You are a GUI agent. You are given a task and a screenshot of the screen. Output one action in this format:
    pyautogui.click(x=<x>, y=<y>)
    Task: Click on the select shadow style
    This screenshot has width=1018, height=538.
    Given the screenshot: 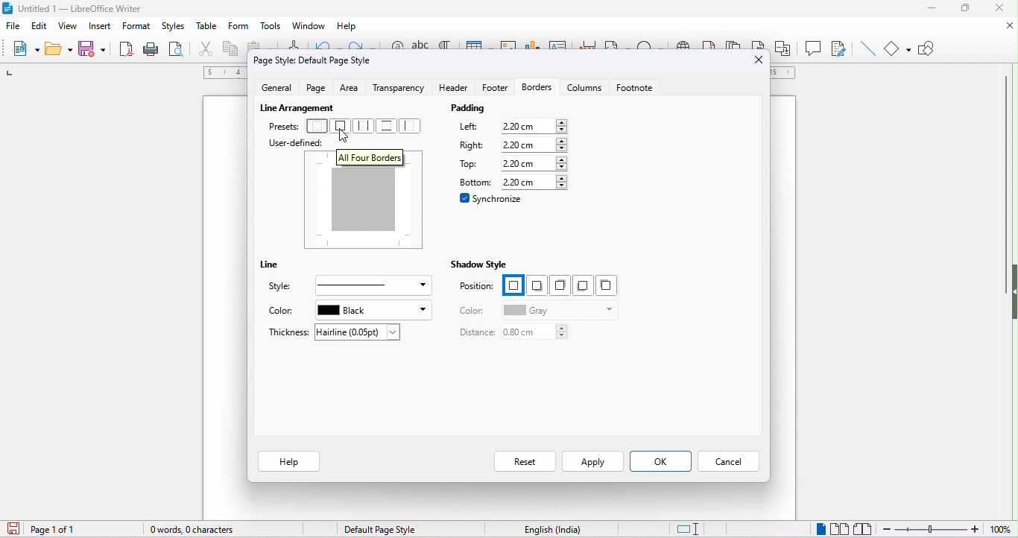 What is the action you would take?
    pyautogui.click(x=557, y=285)
    